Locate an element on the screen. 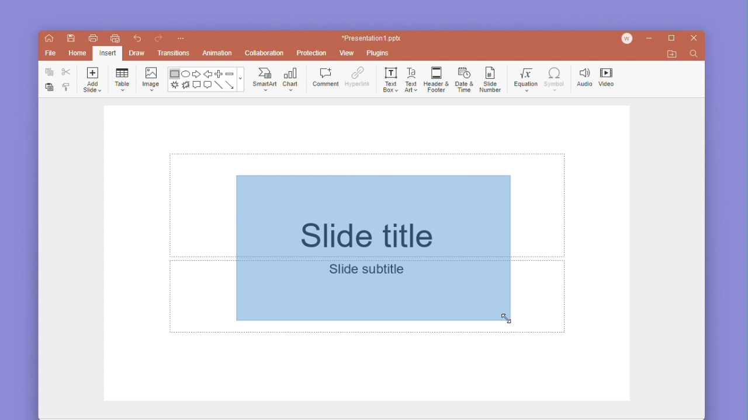 The image size is (748, 420). comment text box is located at coordinates (196, 85).